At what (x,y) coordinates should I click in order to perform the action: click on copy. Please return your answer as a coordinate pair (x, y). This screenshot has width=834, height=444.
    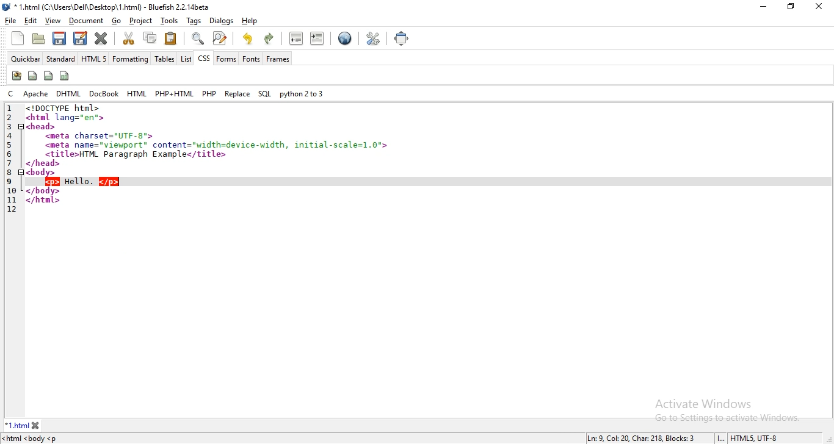
    Looking at the image, I should click on (149, 37).